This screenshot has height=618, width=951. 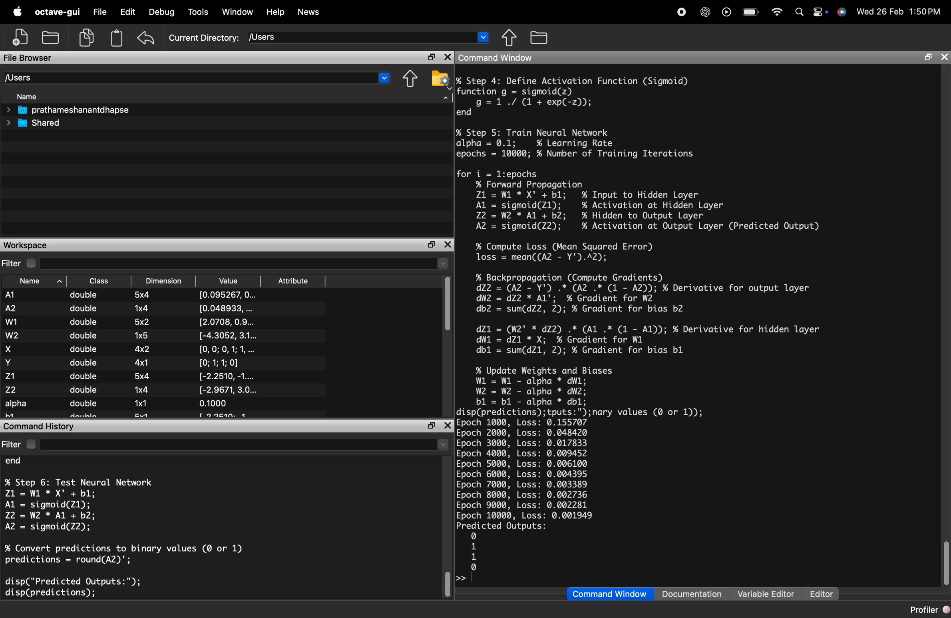 What do you see at coordinates (229, 335) in the screenshot?
I see `[-4.3052, 3.1...` at bounding box center [229, 335].